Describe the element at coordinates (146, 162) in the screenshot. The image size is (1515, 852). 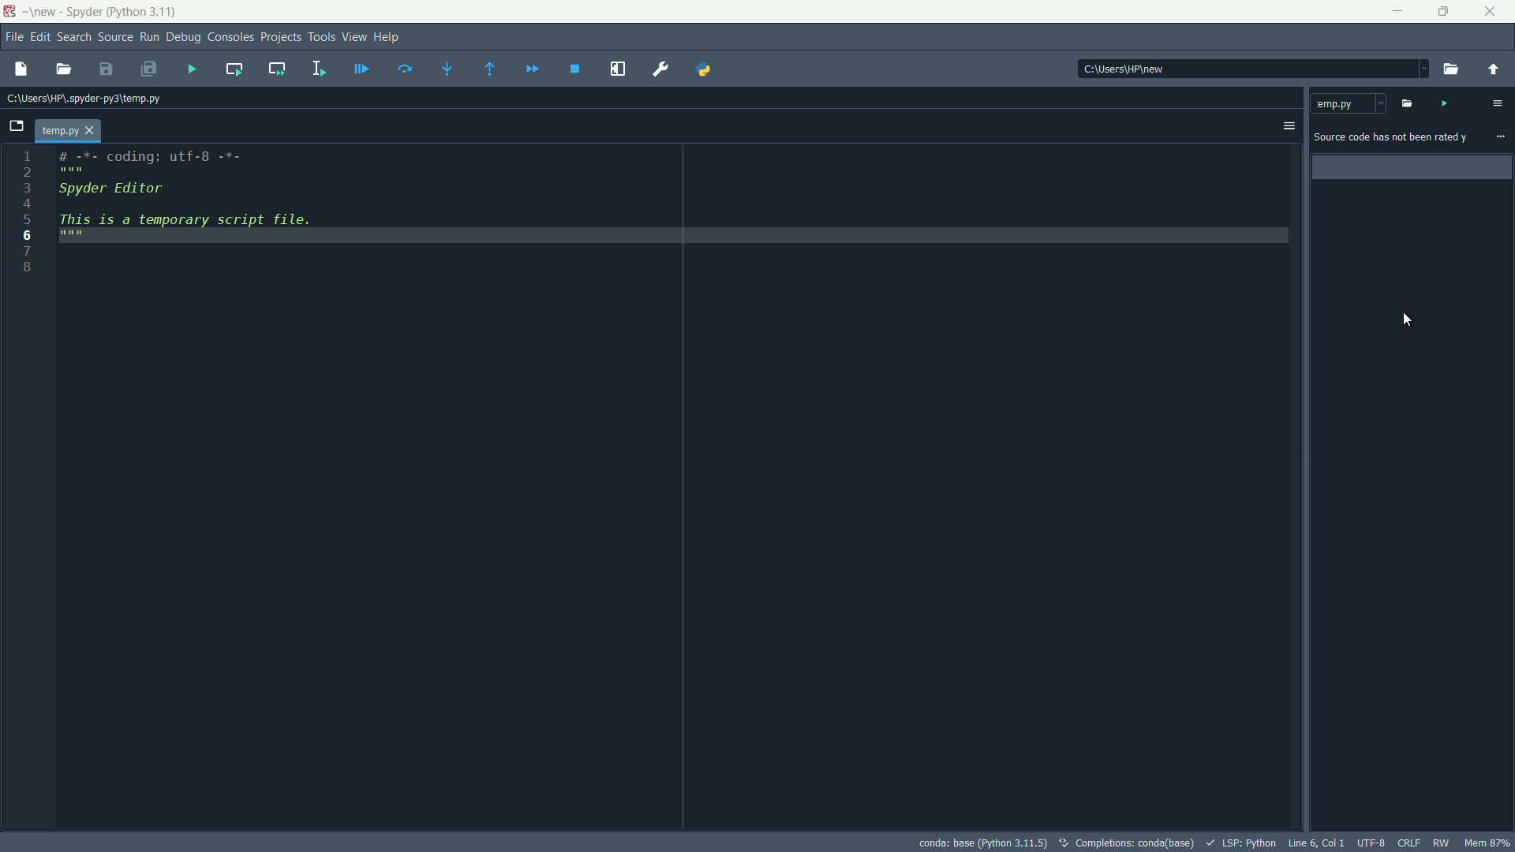
I see `# =-%=- Coding: uti-o -7-` at that location.